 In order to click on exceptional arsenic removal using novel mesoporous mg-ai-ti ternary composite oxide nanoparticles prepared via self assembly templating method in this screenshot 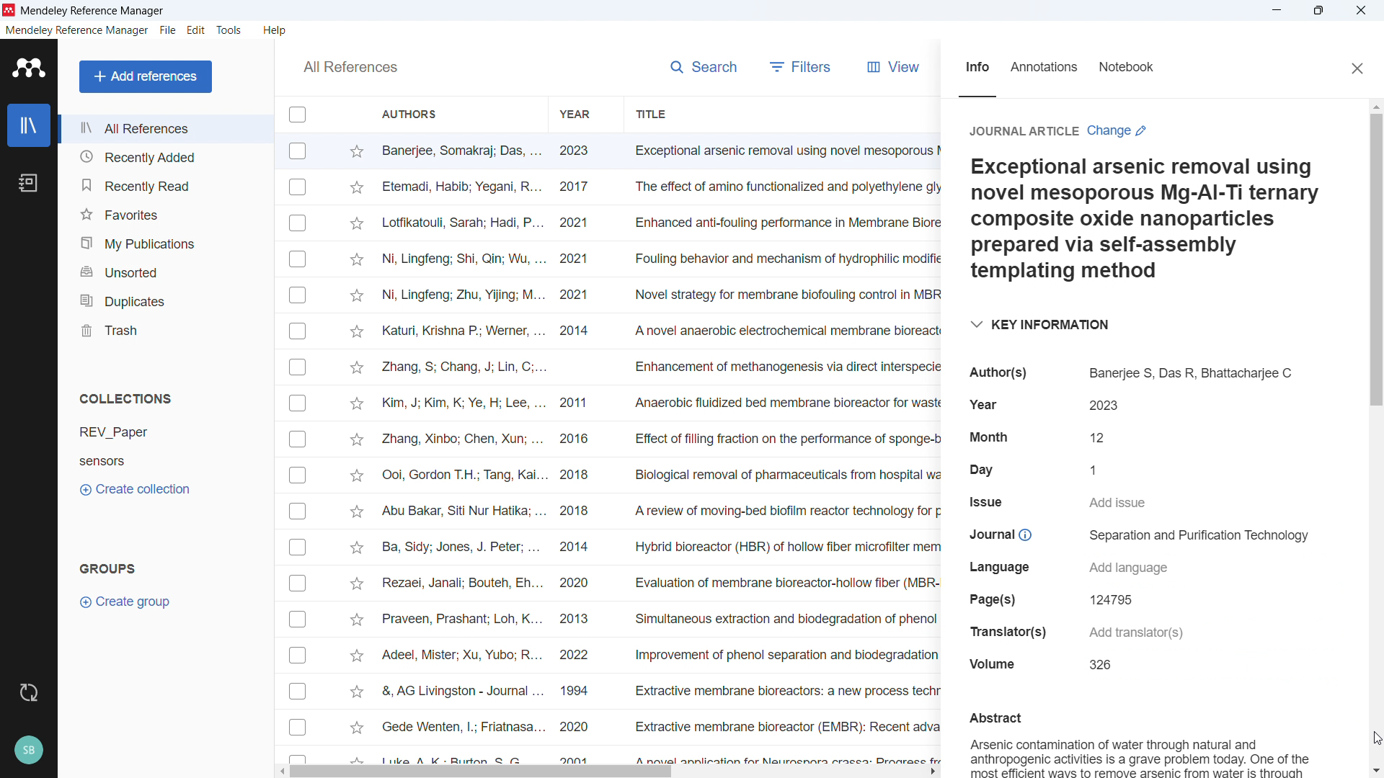, I will do `click(1144, 220)`.